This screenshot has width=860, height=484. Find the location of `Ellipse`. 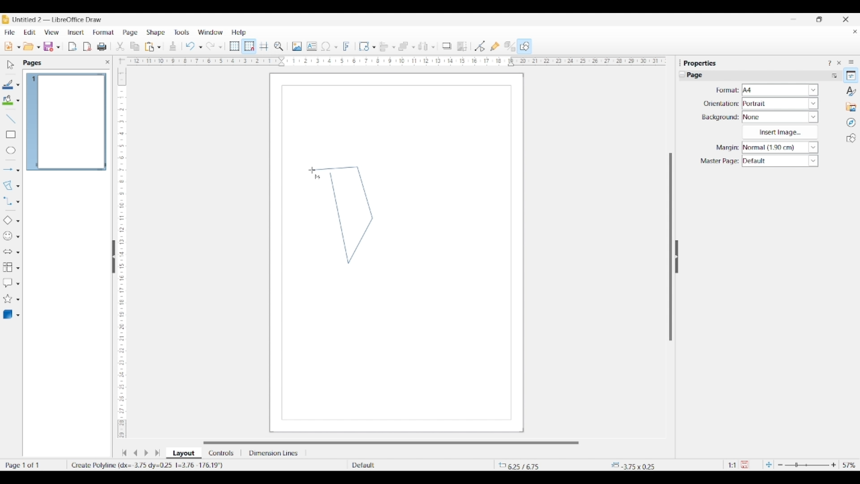

Ellipse is located at coordinates (11, 150).